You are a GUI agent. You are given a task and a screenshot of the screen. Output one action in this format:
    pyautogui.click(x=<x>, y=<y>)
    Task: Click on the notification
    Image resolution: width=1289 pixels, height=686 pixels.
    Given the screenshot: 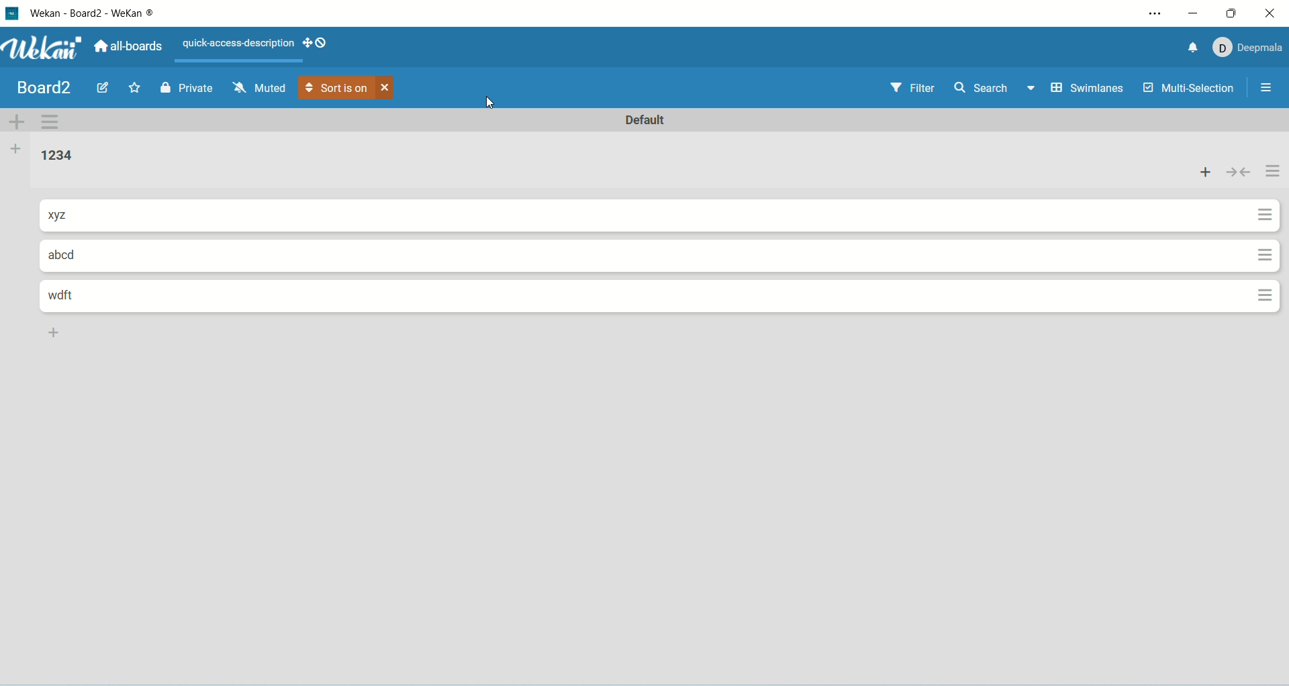 What is the action you would take?
    pyautogui.click(x=1194, y=48)
    